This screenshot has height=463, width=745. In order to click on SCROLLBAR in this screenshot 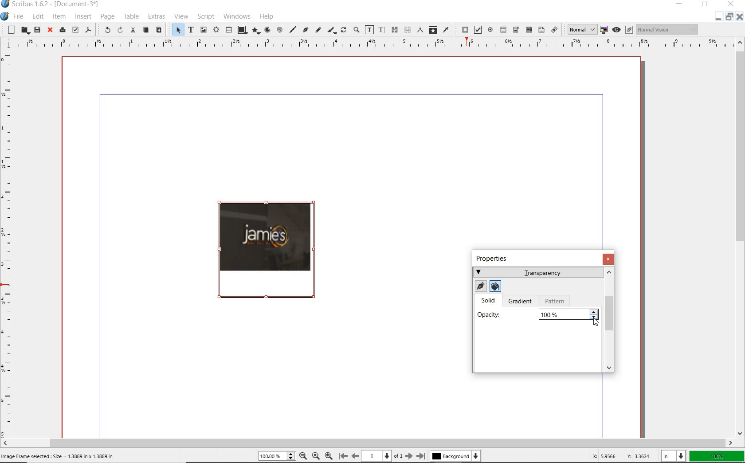, I will do `click(741, 238)`.